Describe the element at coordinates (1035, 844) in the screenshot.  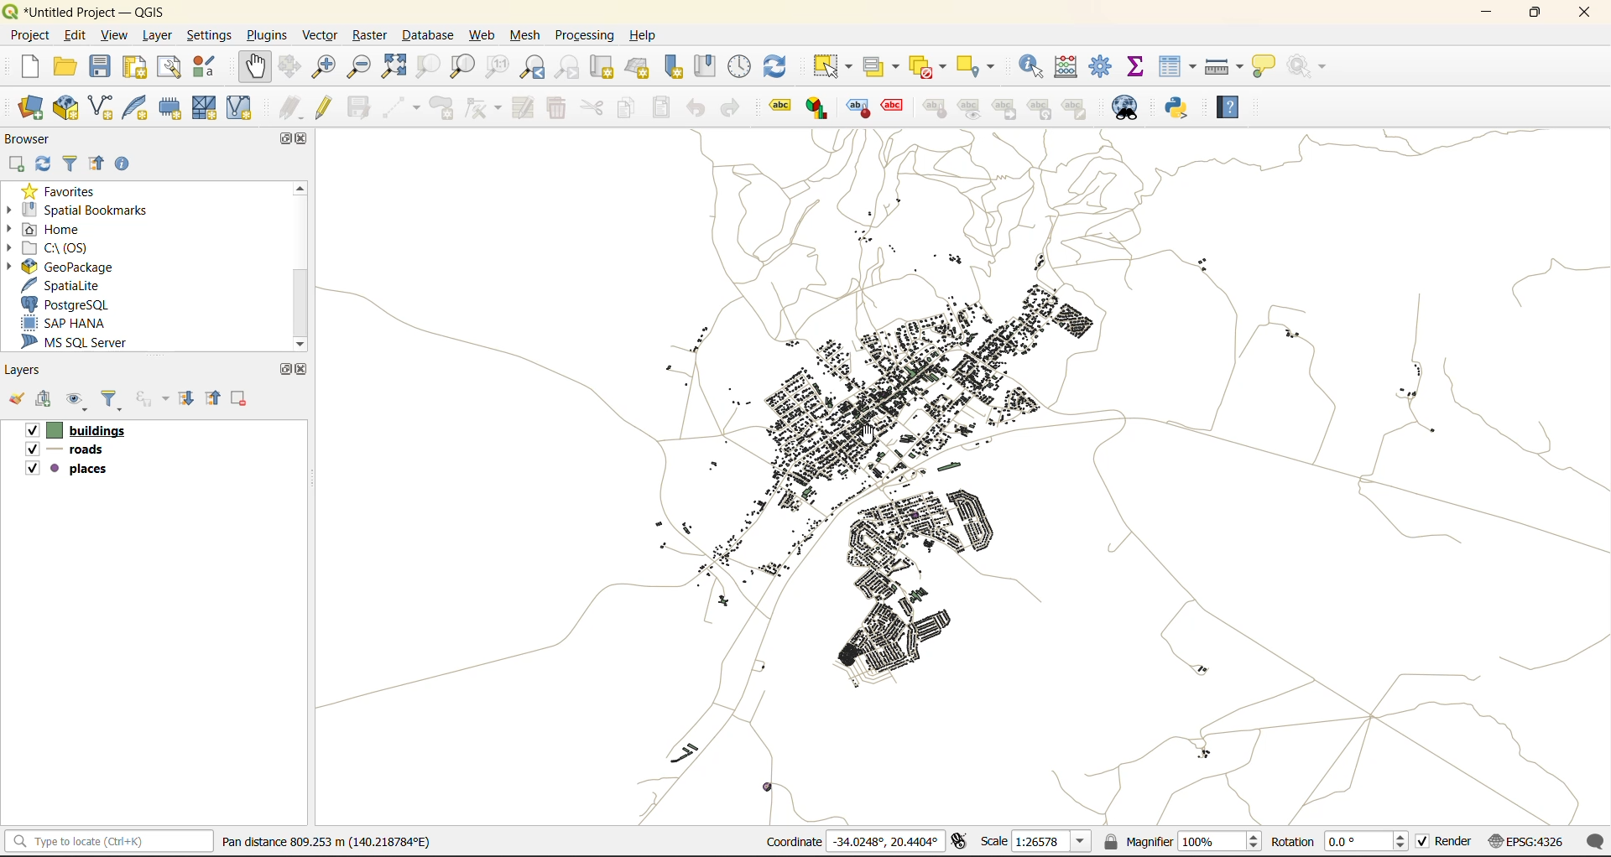
I see `scale` at that location.